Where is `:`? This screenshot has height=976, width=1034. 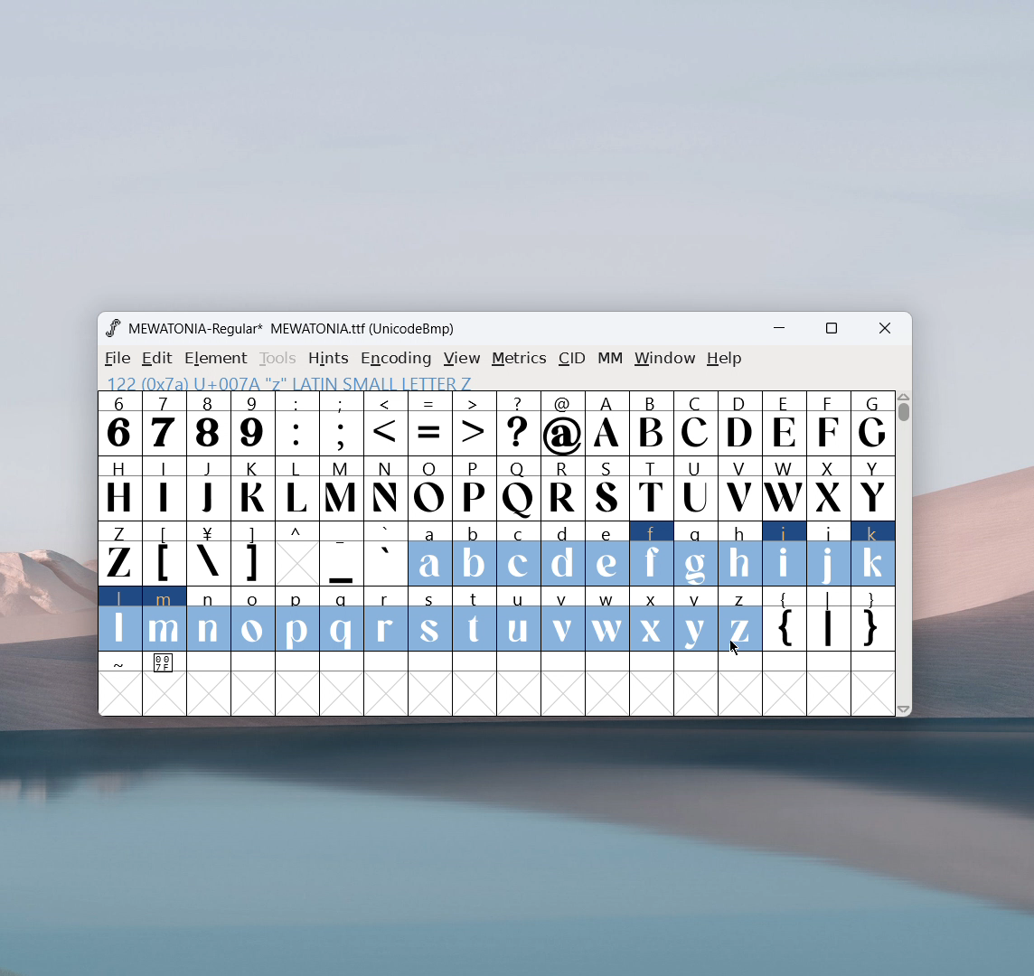 : is located at coordinates (296, 424).